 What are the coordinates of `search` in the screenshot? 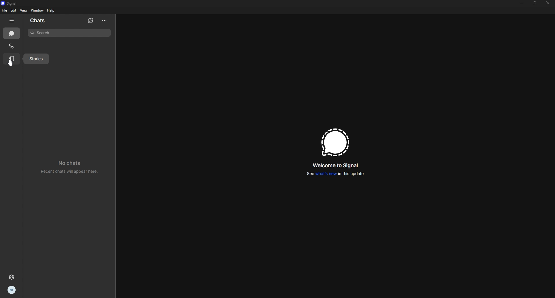 It's located at (70, 33).